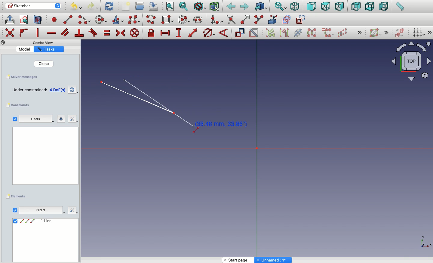 Image resolution: width=433 pixels, height=263 pixels. Describe the element at coordinates (33, 6) in the screenshot. I see `Sketcher` at that location.